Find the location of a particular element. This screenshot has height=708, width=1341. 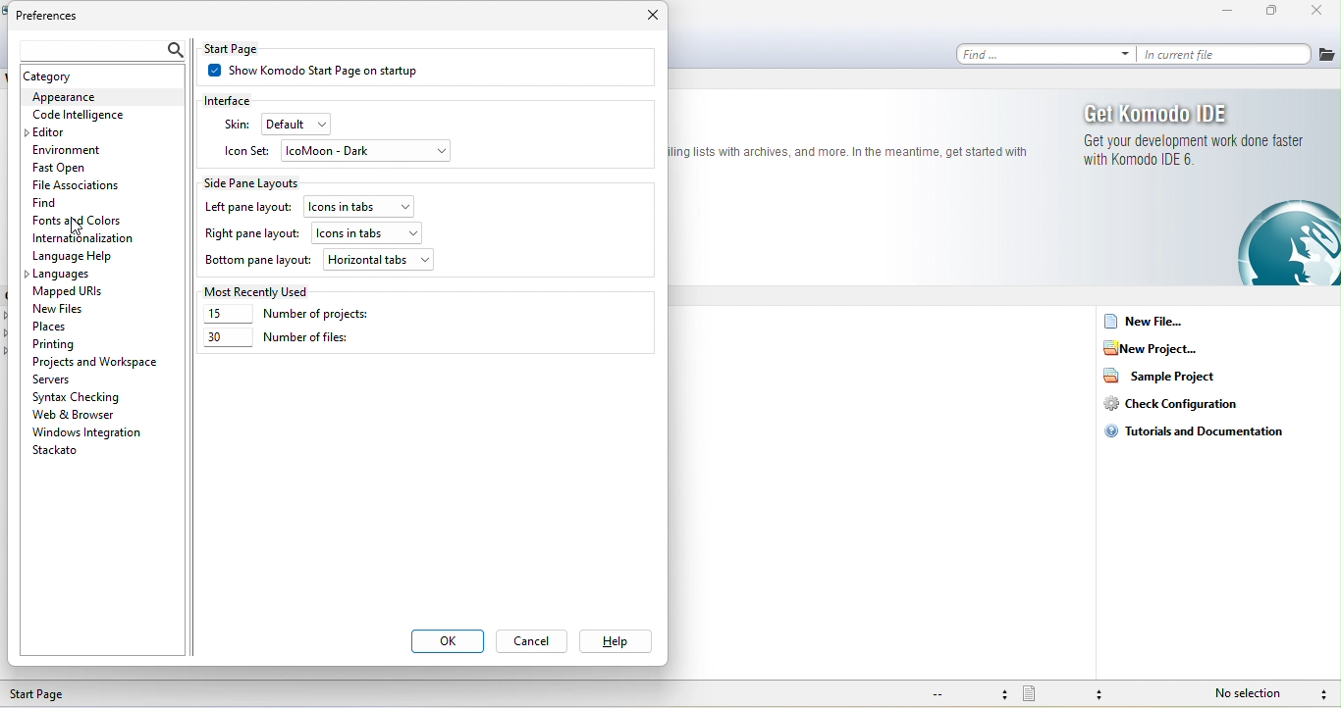

syntax checking is located at coordinates (80, 397).